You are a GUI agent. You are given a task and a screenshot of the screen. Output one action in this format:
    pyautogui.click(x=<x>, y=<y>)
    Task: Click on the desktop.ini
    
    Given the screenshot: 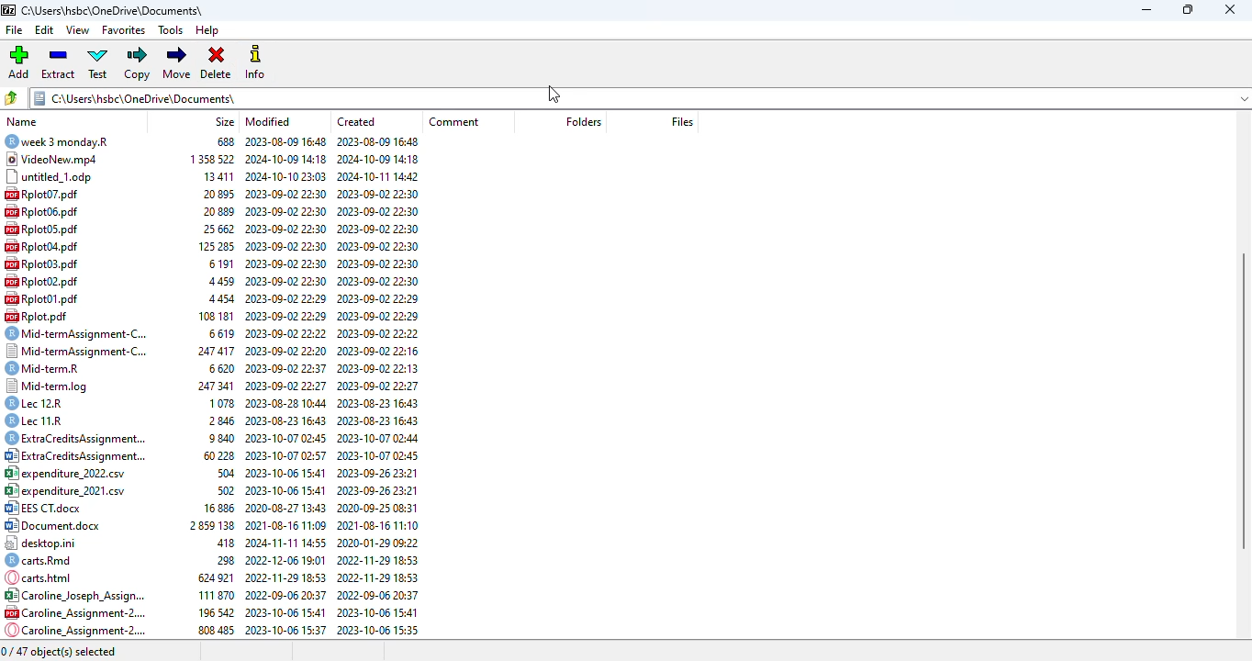 What is the action you would take?
    pyautogui.click(x=45, y=543)
    